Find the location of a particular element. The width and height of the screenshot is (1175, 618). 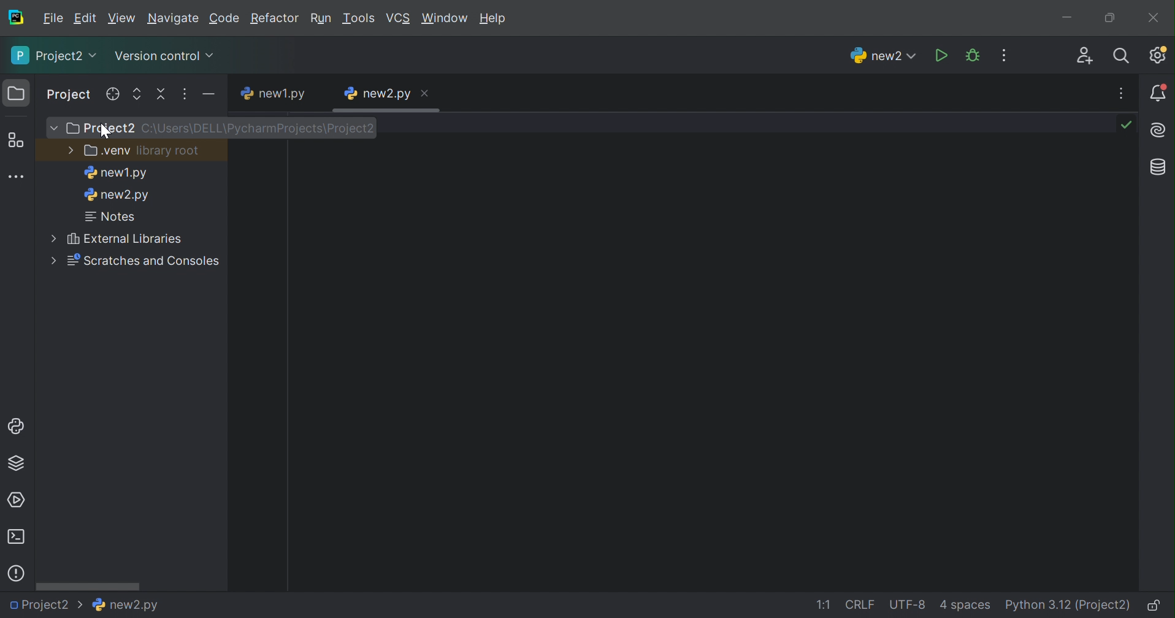

More is located at coordinates (51, 236).